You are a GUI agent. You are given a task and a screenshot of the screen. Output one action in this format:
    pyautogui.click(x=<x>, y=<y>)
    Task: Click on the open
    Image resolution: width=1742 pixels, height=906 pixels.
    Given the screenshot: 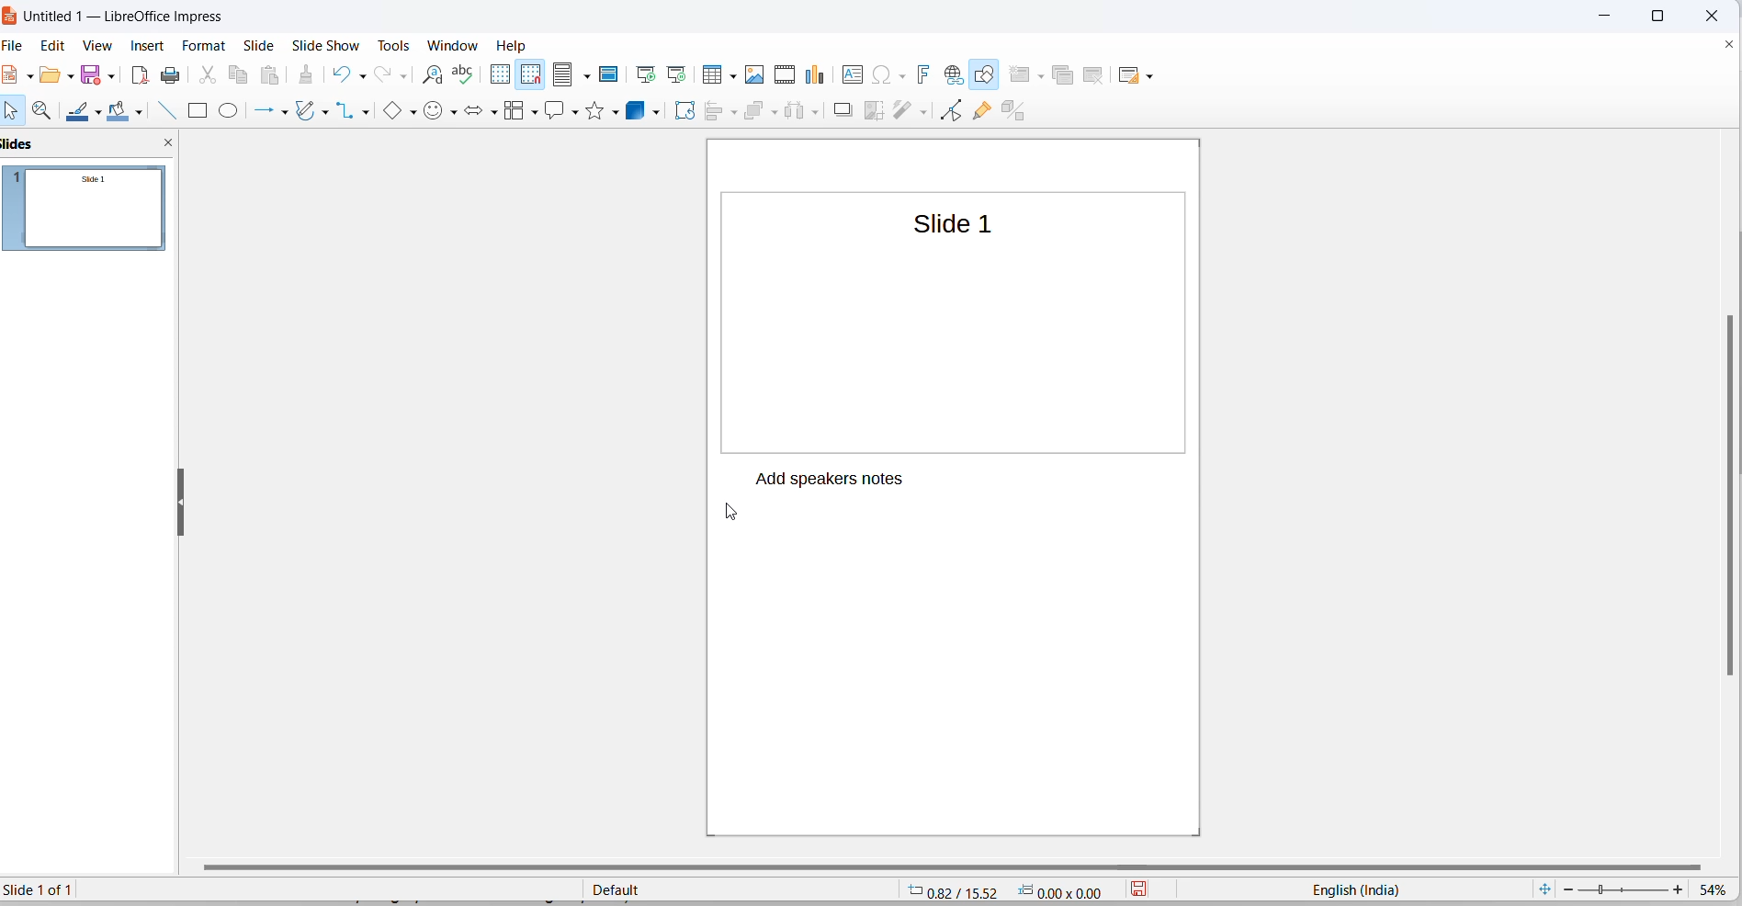 What is the action you would take?
    pyautogui.click(x=49, y=79)
    